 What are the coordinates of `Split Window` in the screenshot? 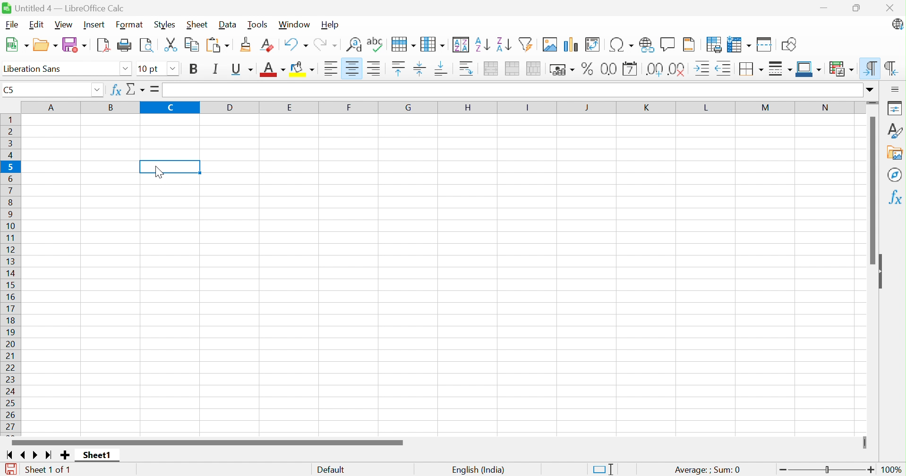 It's located at (765, 44).